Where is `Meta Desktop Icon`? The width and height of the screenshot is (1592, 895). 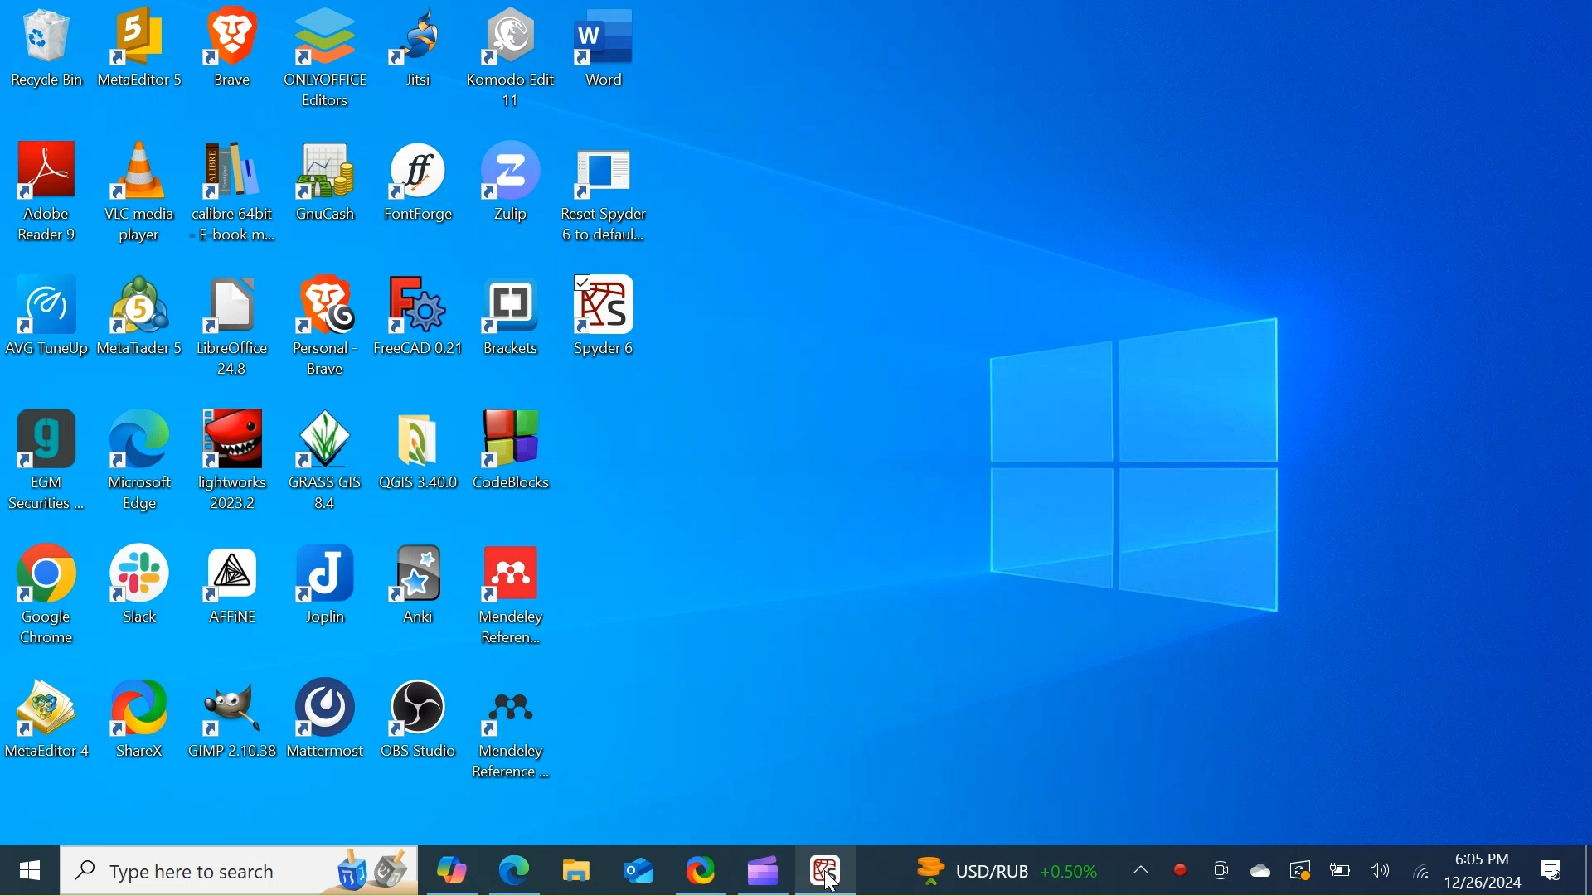
Meta Desktop Icon is located at coordinates (49, 726).